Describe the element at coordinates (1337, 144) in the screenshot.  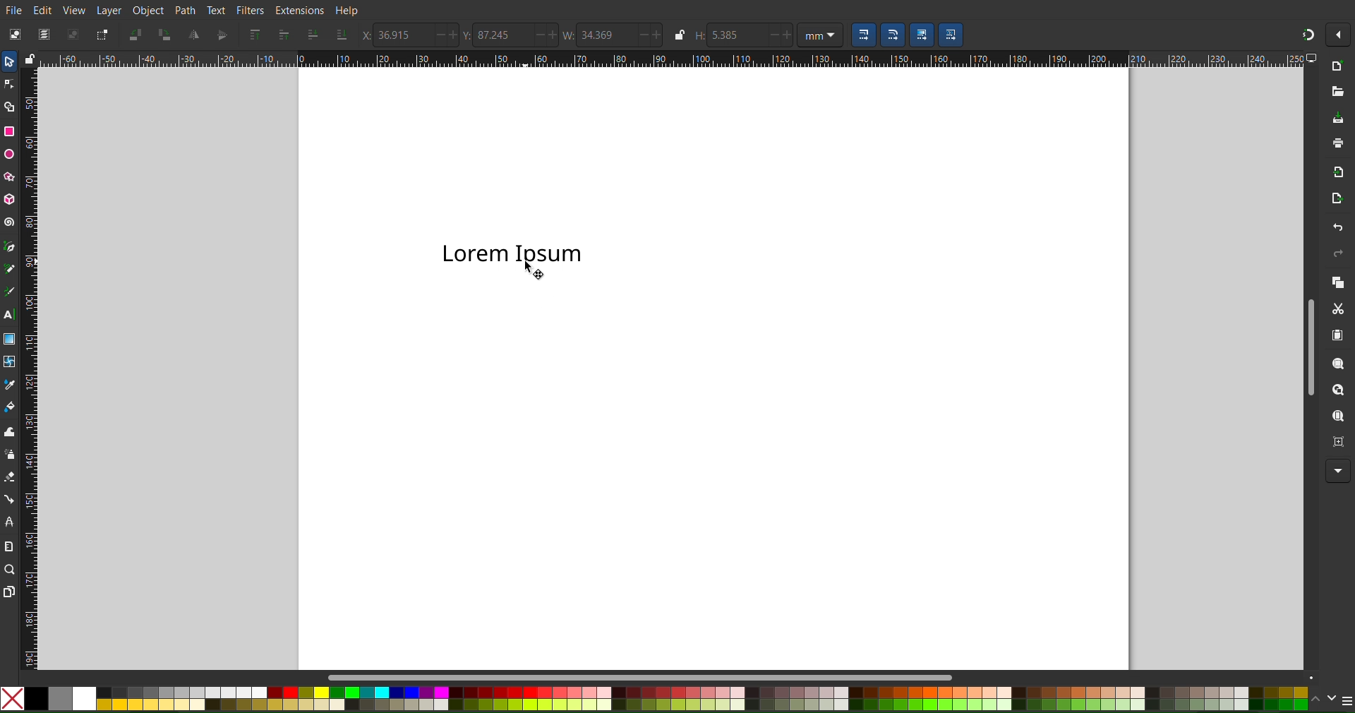
I see `Print` at that location.